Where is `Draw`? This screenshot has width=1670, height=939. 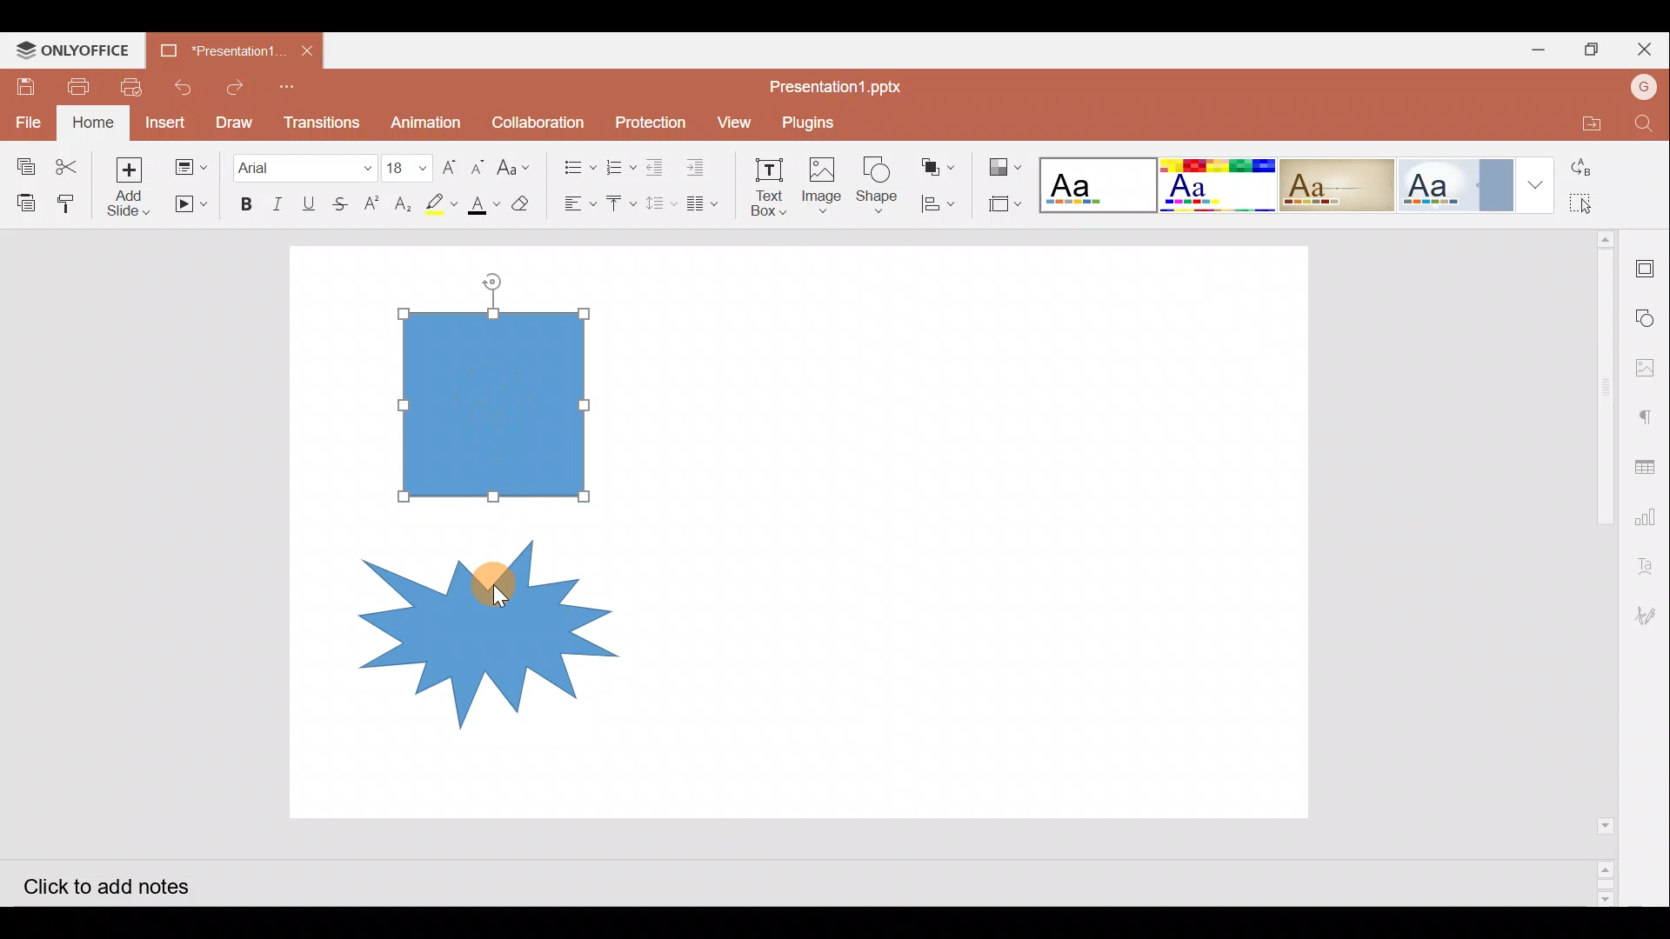
Draw is located at coordinates (235, 121).